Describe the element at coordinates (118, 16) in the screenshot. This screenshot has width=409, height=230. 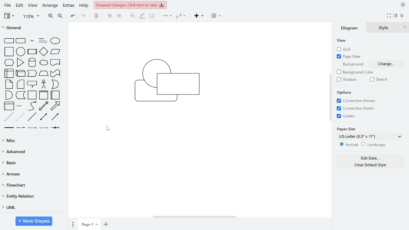
I see `to back` at that location.